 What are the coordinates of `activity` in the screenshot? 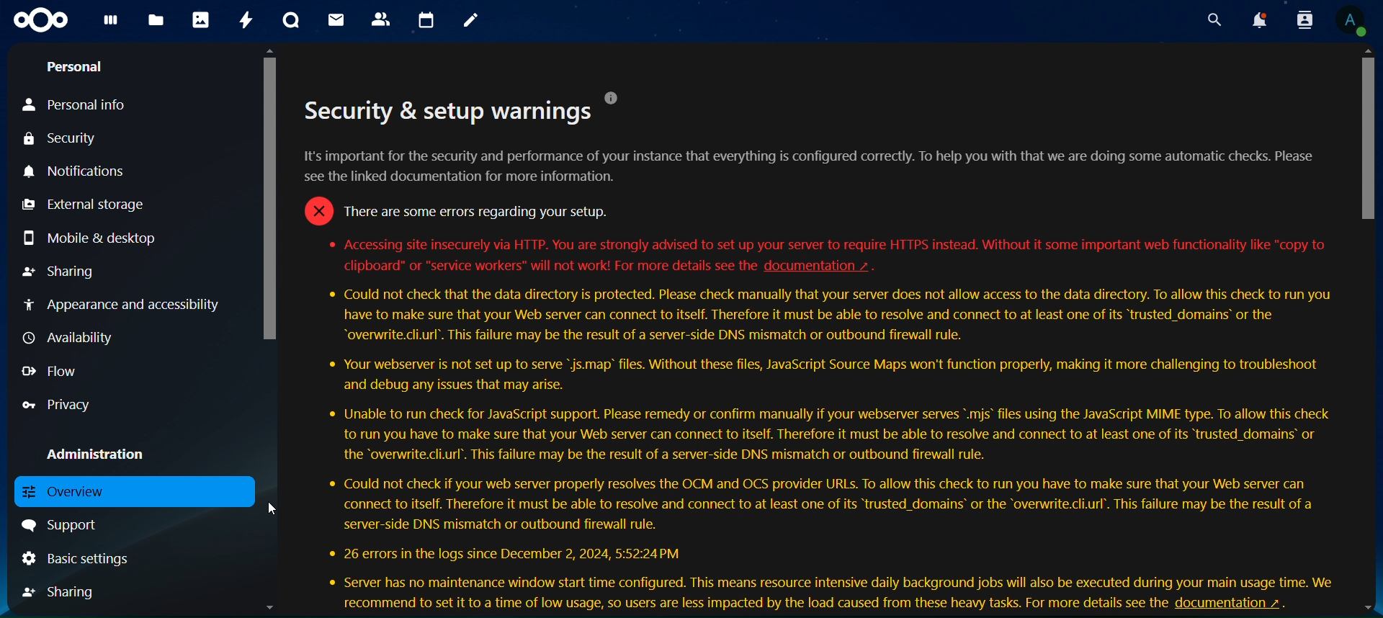 It's located at (243, 21).